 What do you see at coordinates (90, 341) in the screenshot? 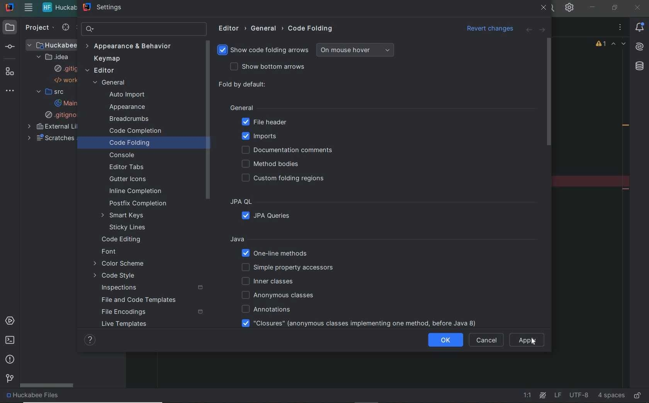
I see `SHOW HELP CONTENTS` at bounding box center [90, 341].